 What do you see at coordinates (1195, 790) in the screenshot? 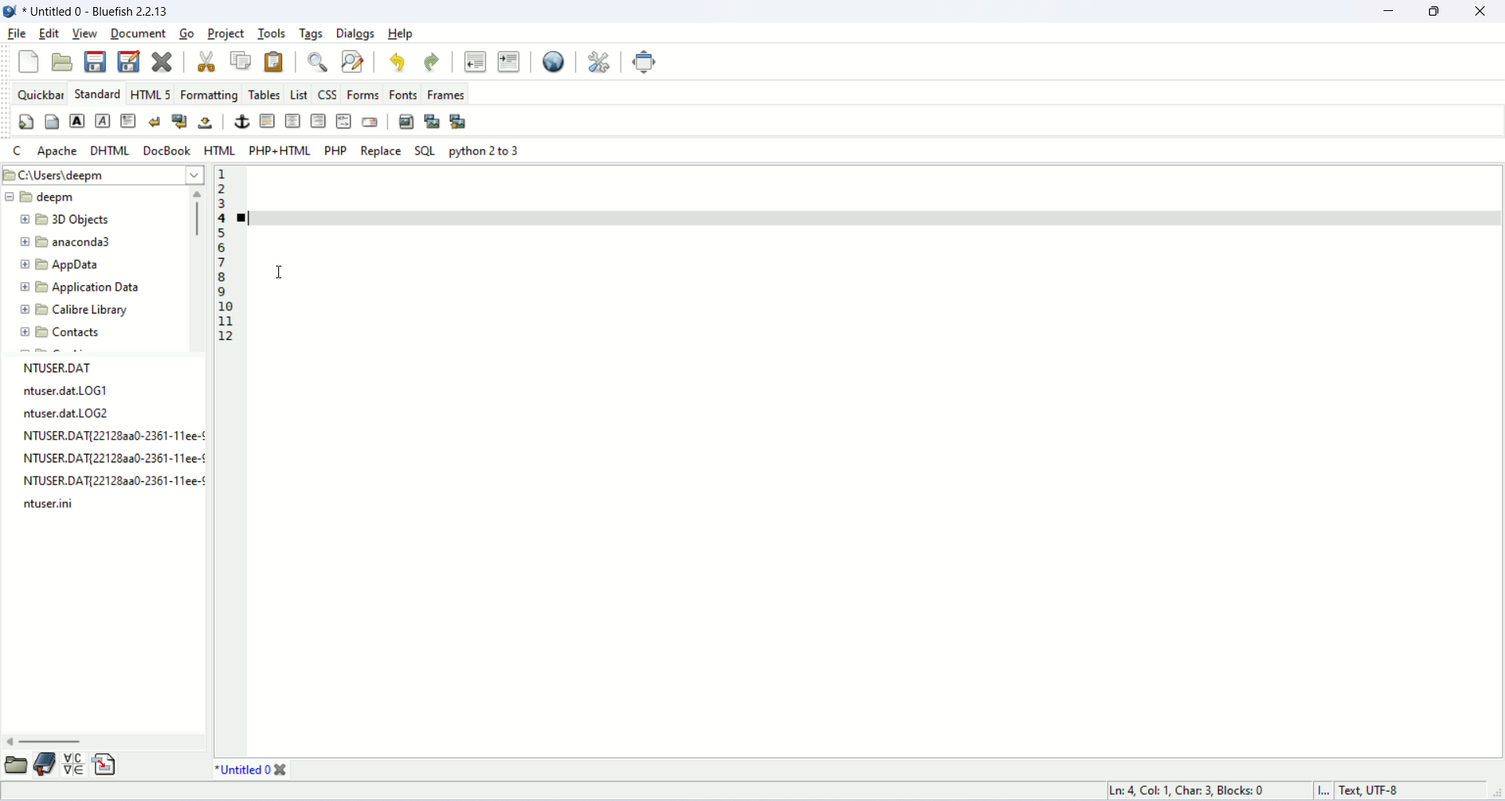
I see `cursor position` at bounding box center [1195, 790].